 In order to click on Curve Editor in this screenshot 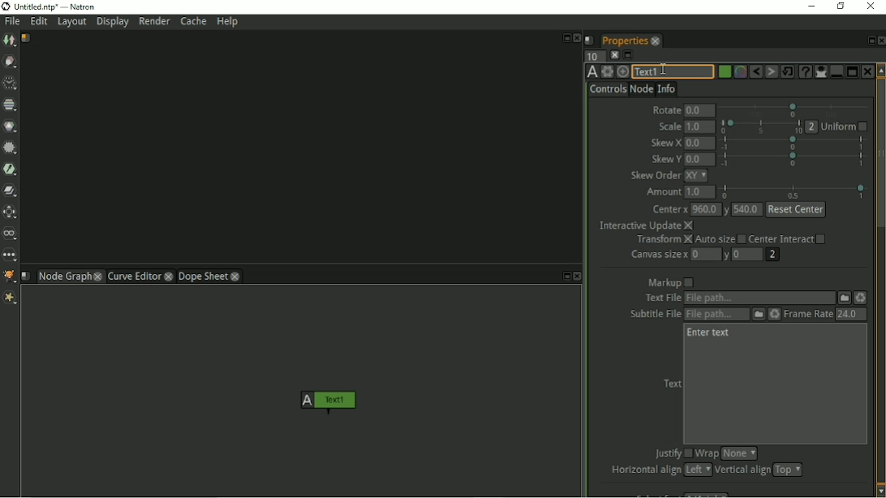, I will do `click(133, 276)`.